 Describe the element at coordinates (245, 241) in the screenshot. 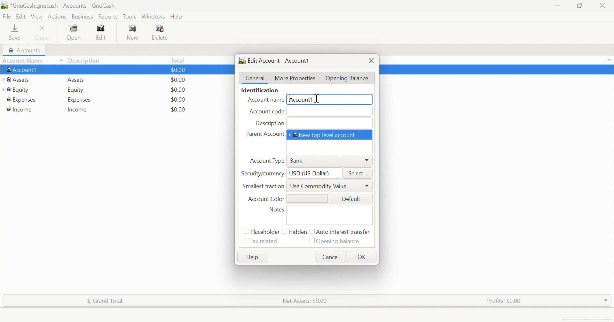

I see `Checkbox` at that location.